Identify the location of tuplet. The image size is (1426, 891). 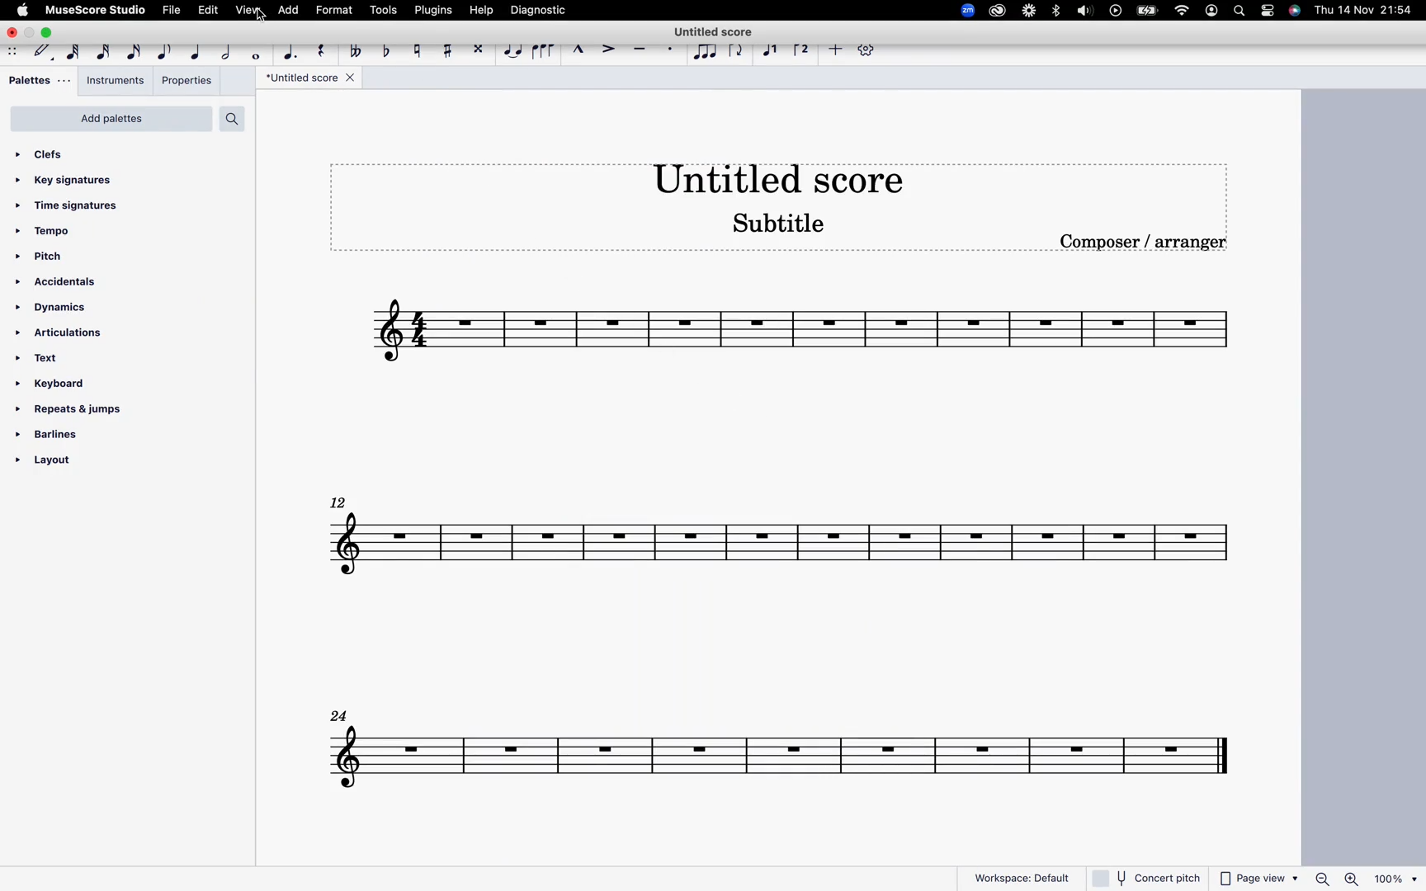
(701, 54).